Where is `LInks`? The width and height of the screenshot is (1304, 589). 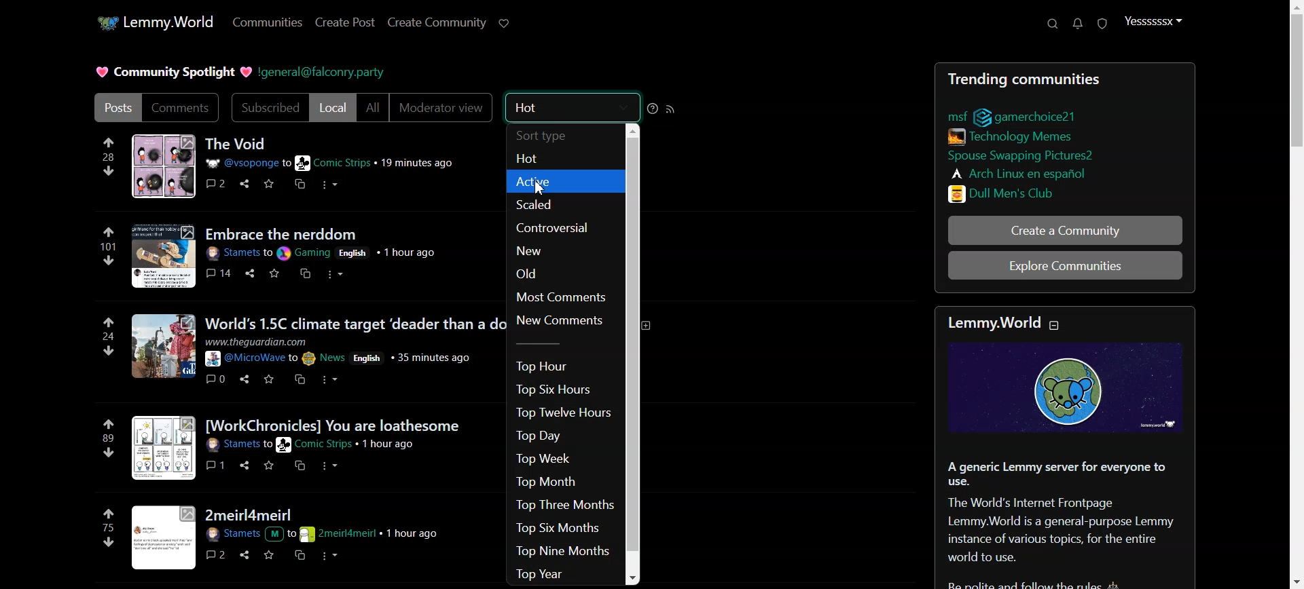
LInks is located at coordinates (1019, 153).